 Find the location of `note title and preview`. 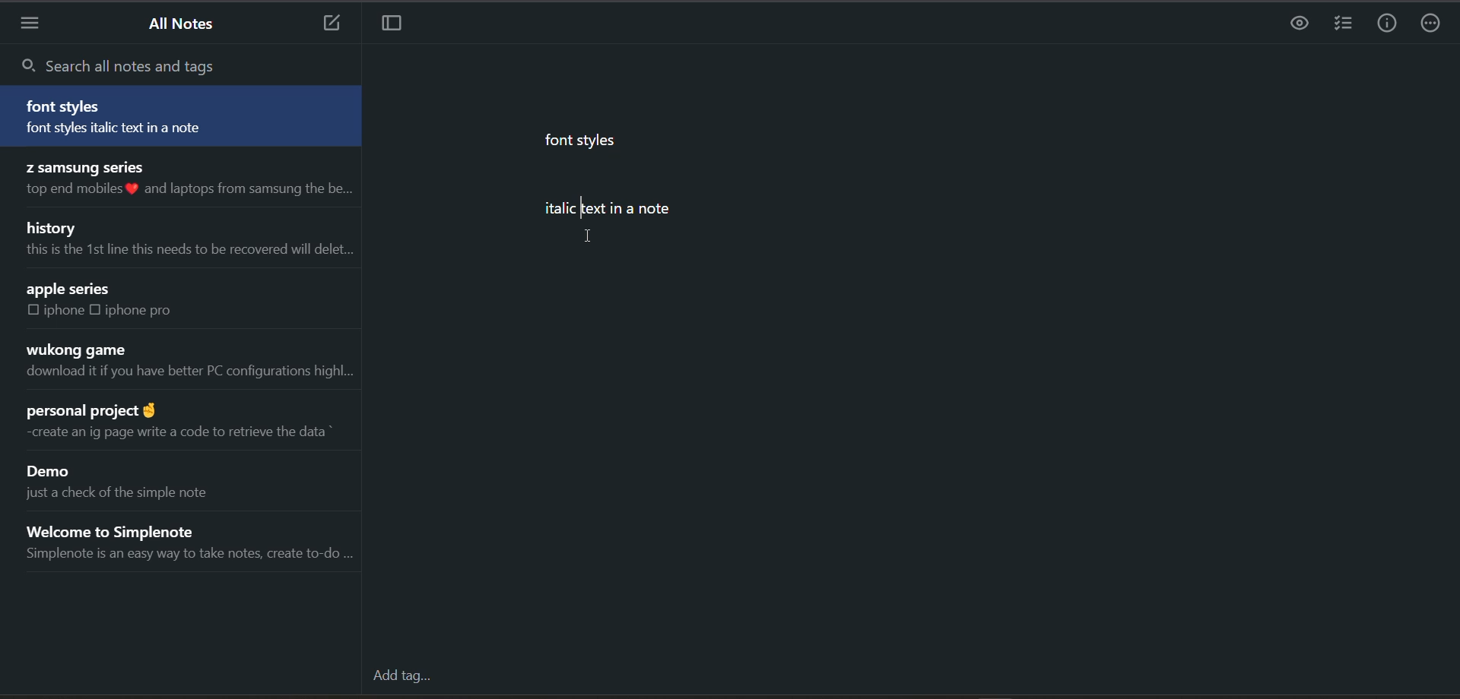

note title and preview is located at coordinates (182, 115).